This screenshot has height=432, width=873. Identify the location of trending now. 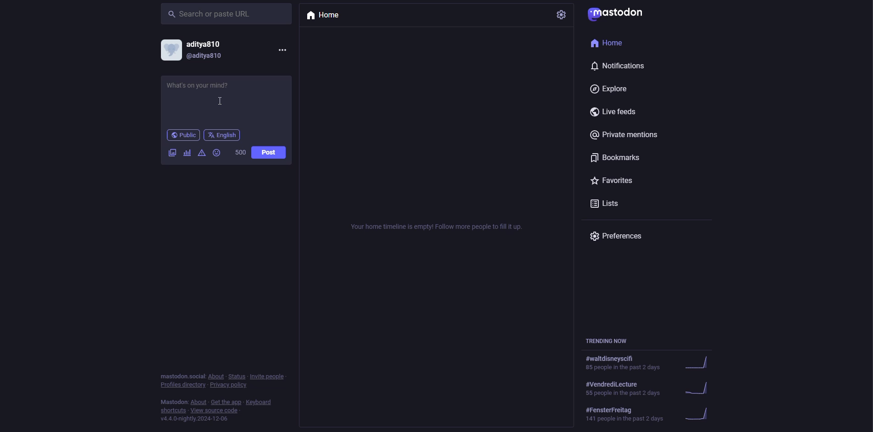
(610, 340).